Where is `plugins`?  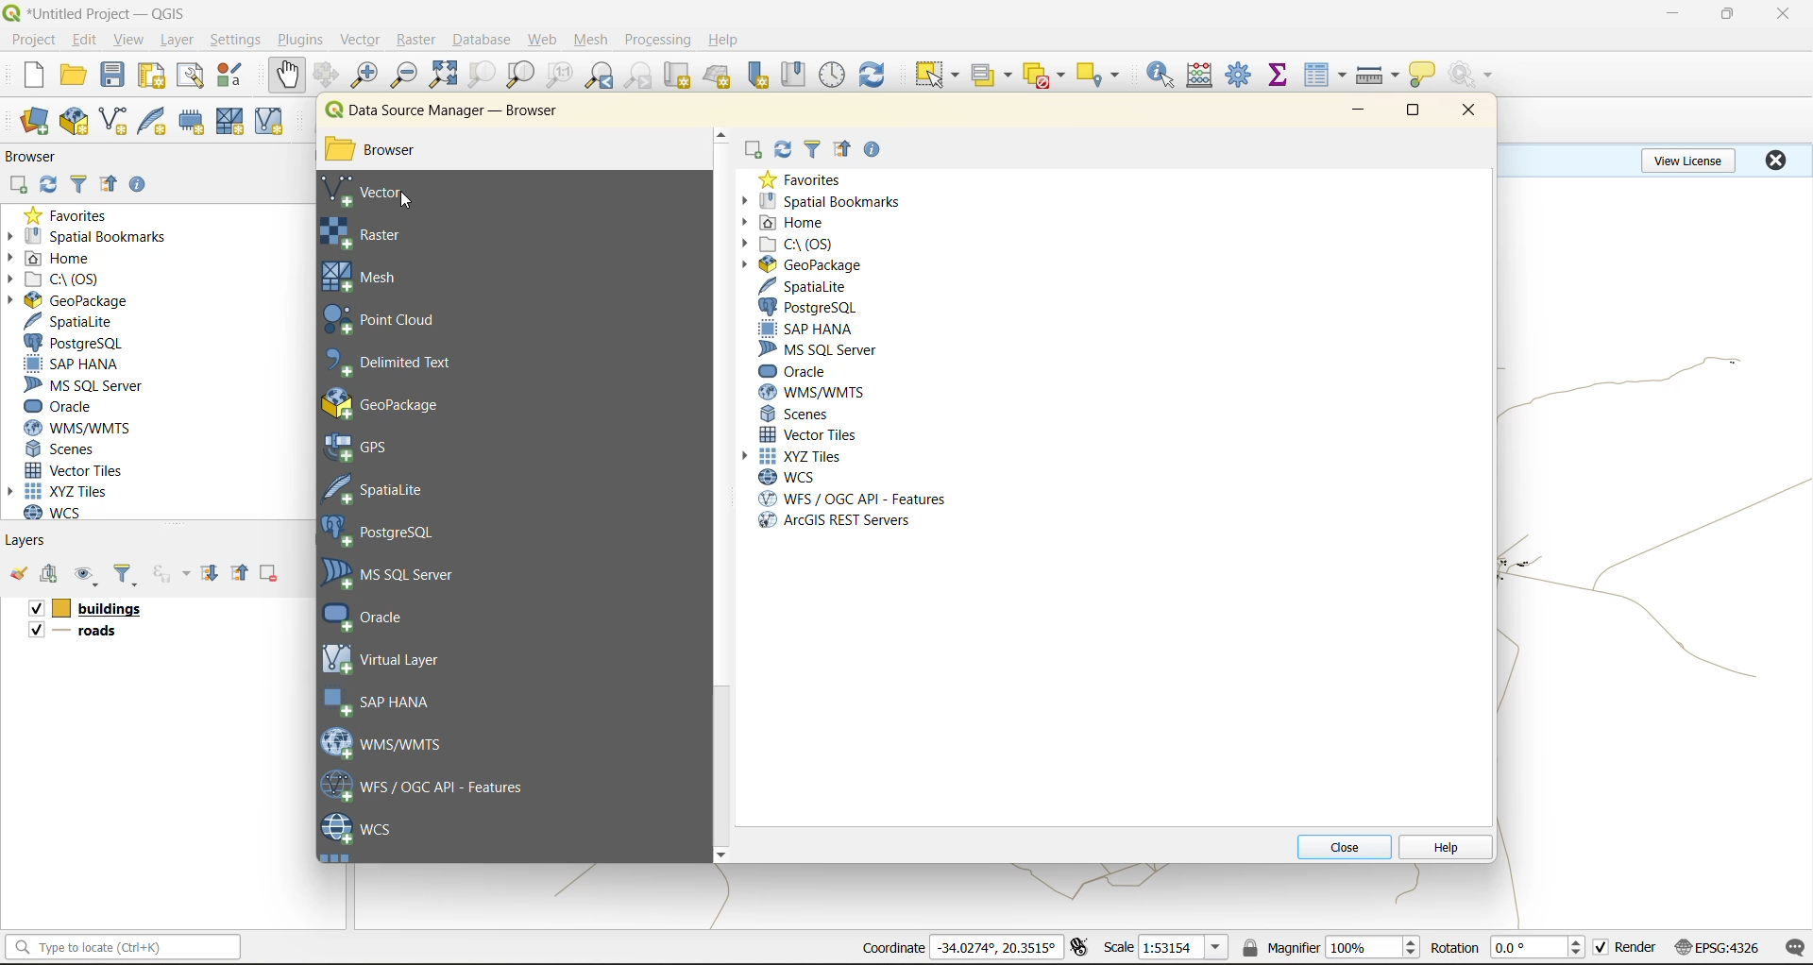
plugins is located at coordinates (305, 39).